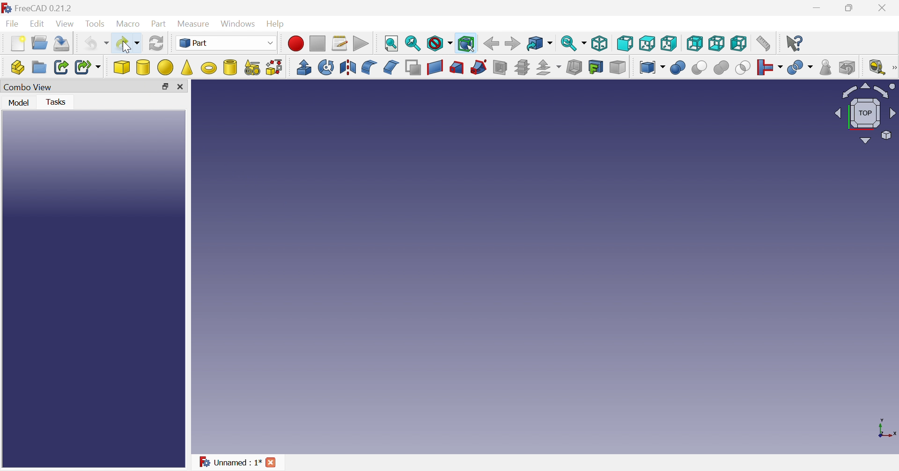 This screenshot has width=899, height=471. Describe the element at coordinates (30, 86) in the screenshot. I see `Combo View` at that location.